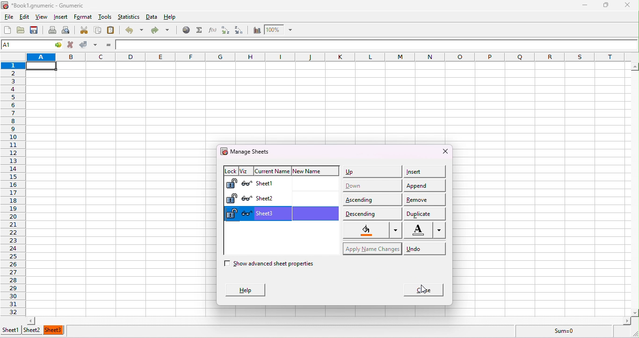  I want to click on *Book1.gnumeric - numeric, so click(46, 6).